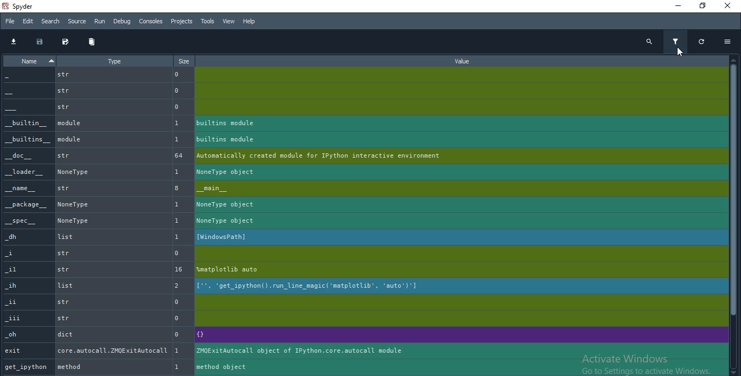 This screenshot has height=376, width=741. What do you see at coordinates (729, 6) in the screenshot?
I see `Close` at bounding box center [729, 6].